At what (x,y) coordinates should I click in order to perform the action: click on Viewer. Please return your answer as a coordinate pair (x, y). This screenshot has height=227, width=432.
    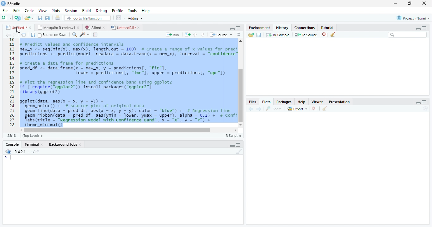
    Looking at the image, I should click on (318, 102).